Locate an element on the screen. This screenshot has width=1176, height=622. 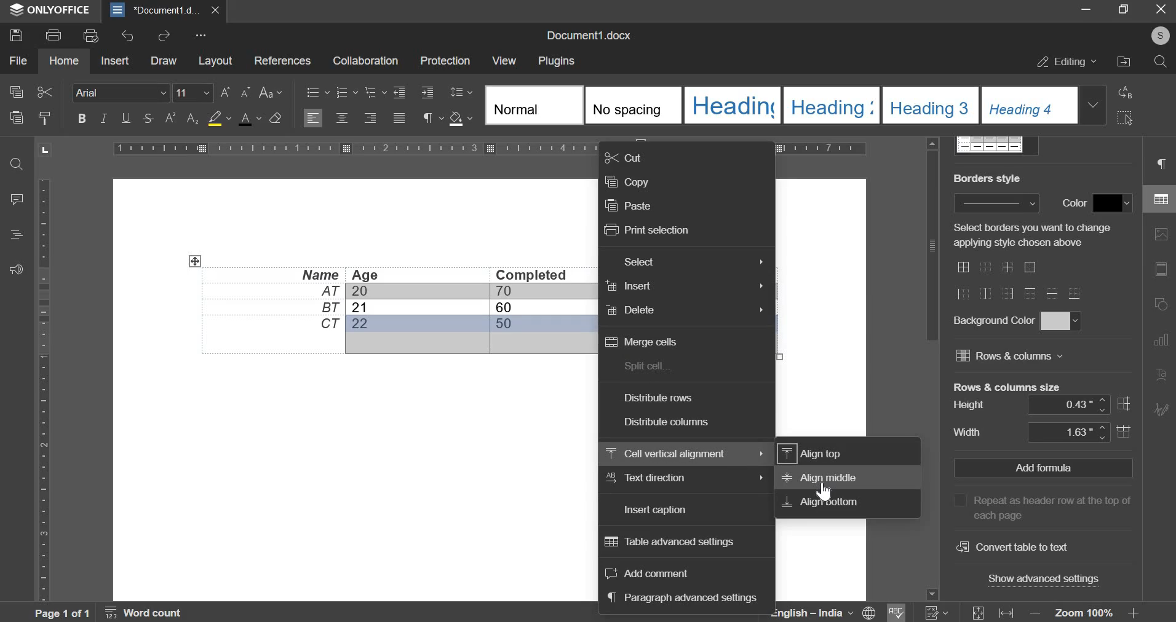
numbering is located at coordinates (343, 92).